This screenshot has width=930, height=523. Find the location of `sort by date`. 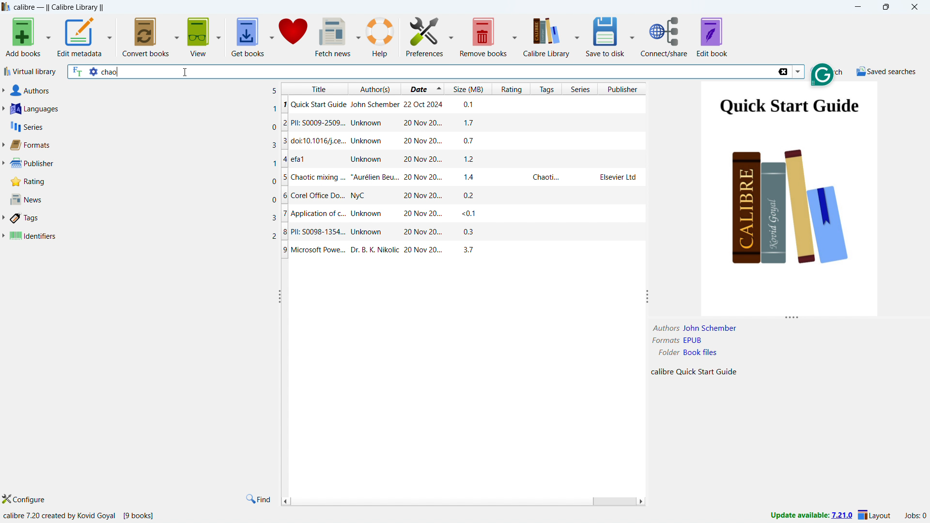

sort by date is located at coordinates (418, 89).